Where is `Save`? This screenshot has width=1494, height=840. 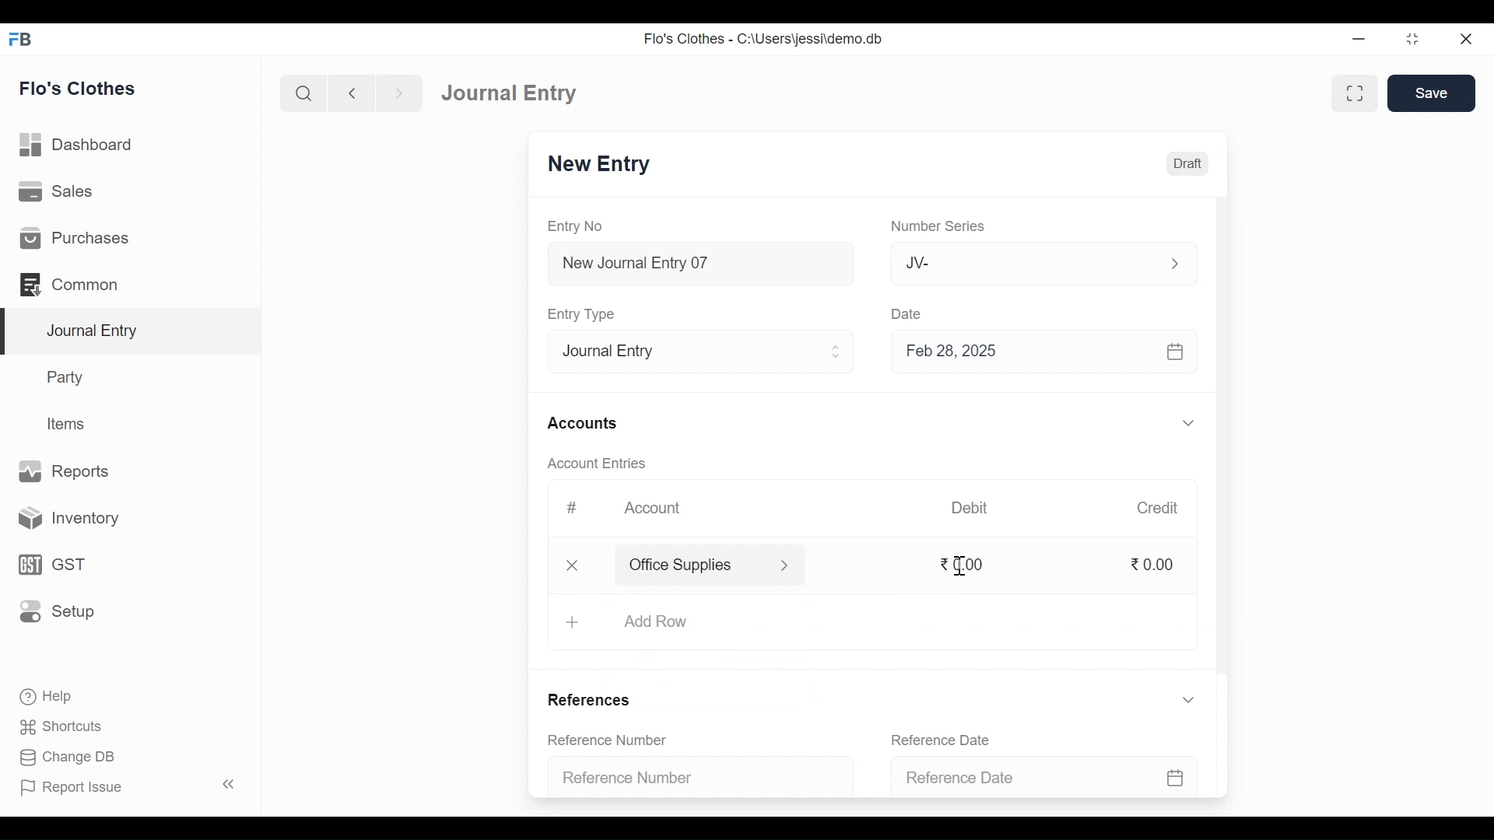 Save is located at coordinates (1432, 93).